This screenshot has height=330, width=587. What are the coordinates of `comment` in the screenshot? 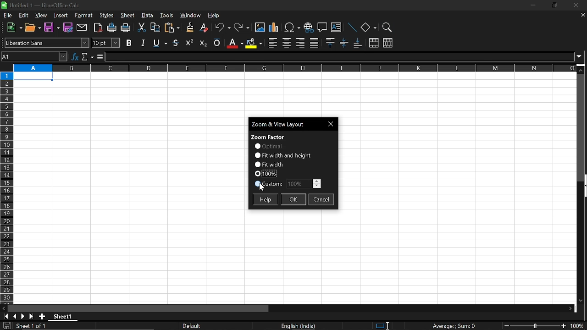 It's located at (322, 28).